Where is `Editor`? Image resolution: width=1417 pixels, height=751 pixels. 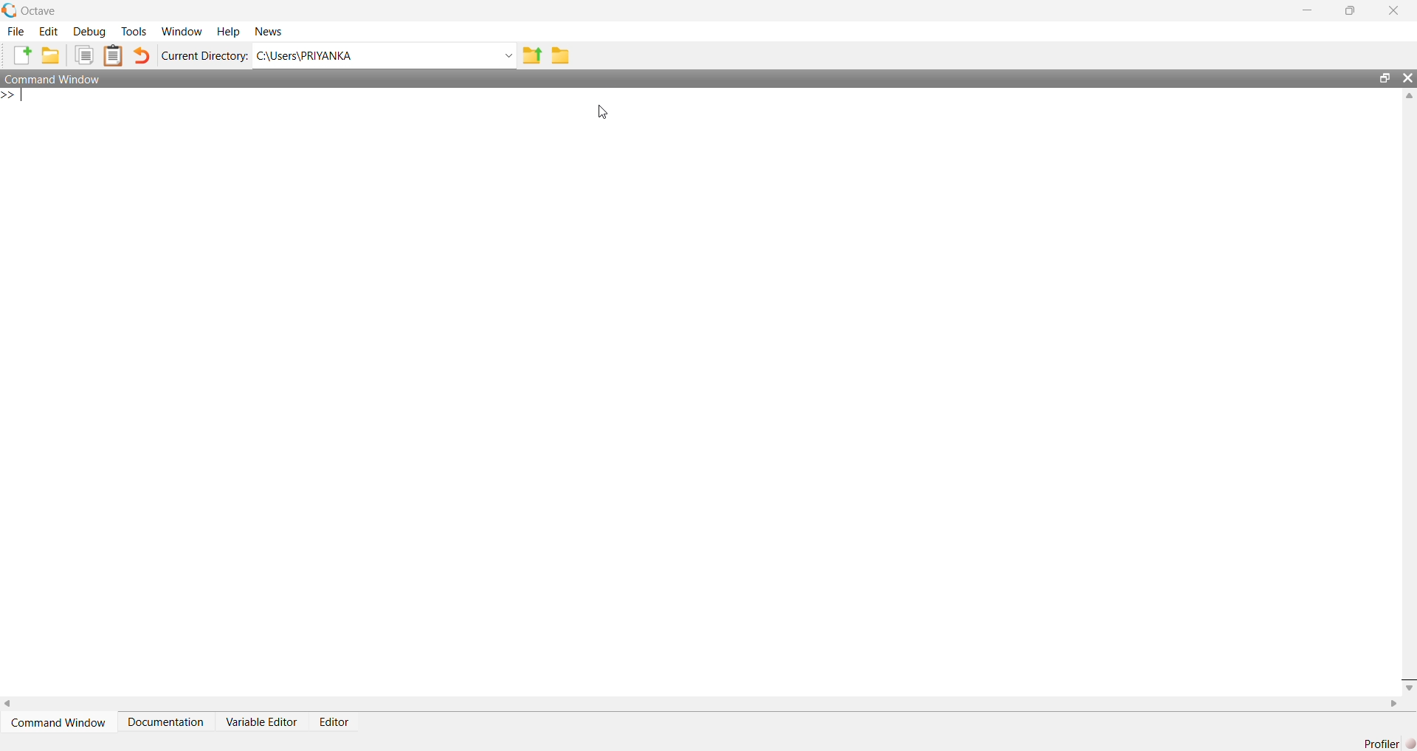
Editor is located at coordinates (335, 721).